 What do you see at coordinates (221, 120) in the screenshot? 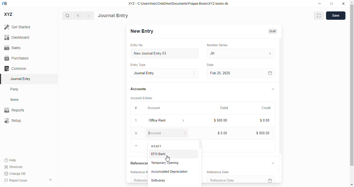
I see `$500.00` at bounding box center [221, 120].